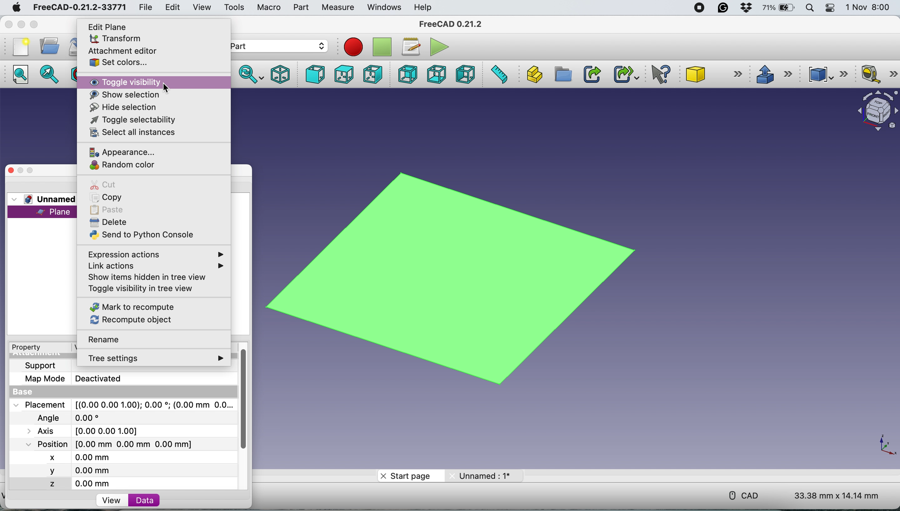  Describe the element at coordinates (79, 458) in the screenshot. I see `x 0.00 mm` at that location.